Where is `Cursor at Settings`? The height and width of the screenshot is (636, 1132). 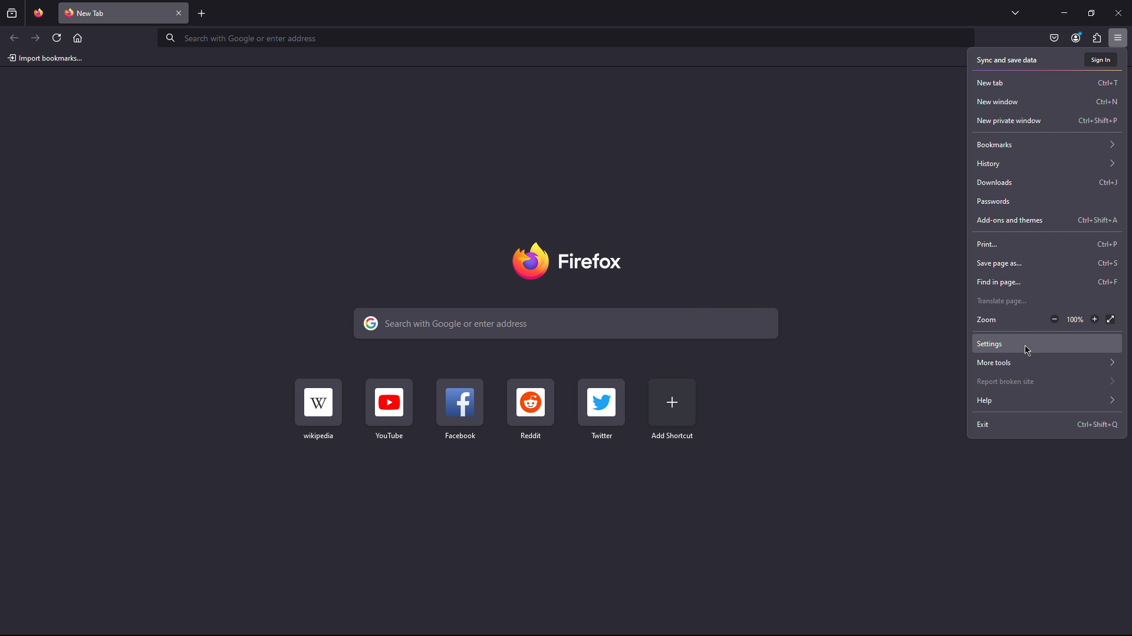 Cursor at Settings is located at coordinates (1047, 343).